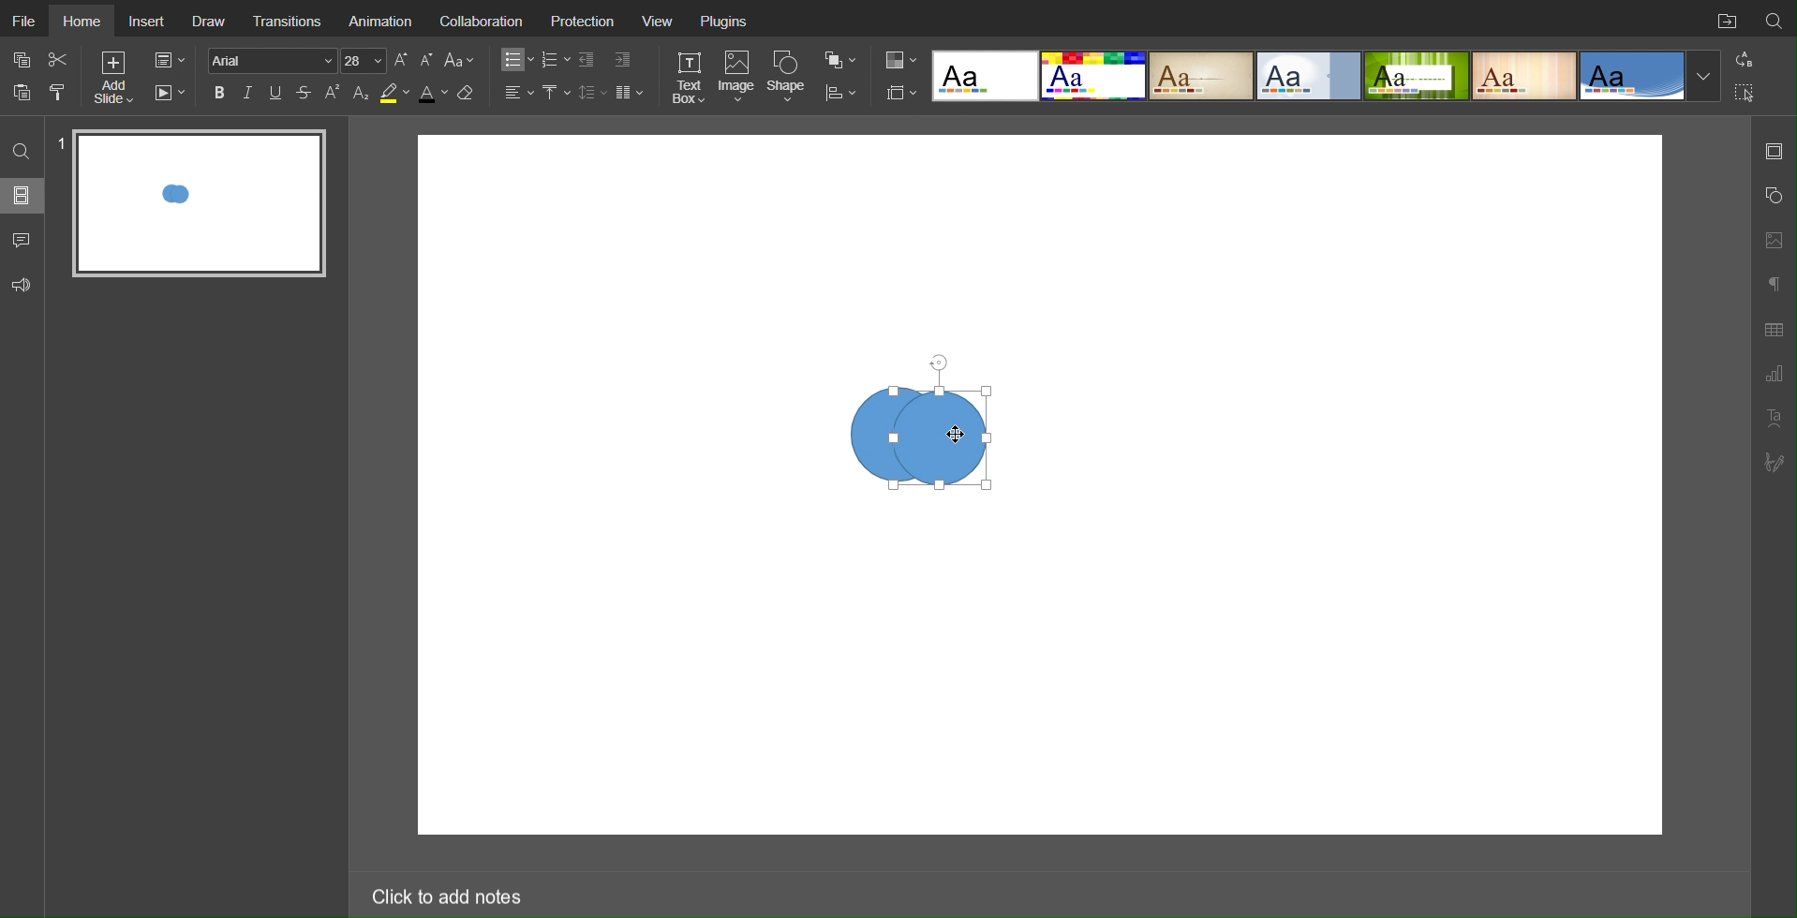 The height and width of the screenshot is (918, 1797). Describe the element at coordinates (25, 62) in the screenshot. I see `copy` at that location.